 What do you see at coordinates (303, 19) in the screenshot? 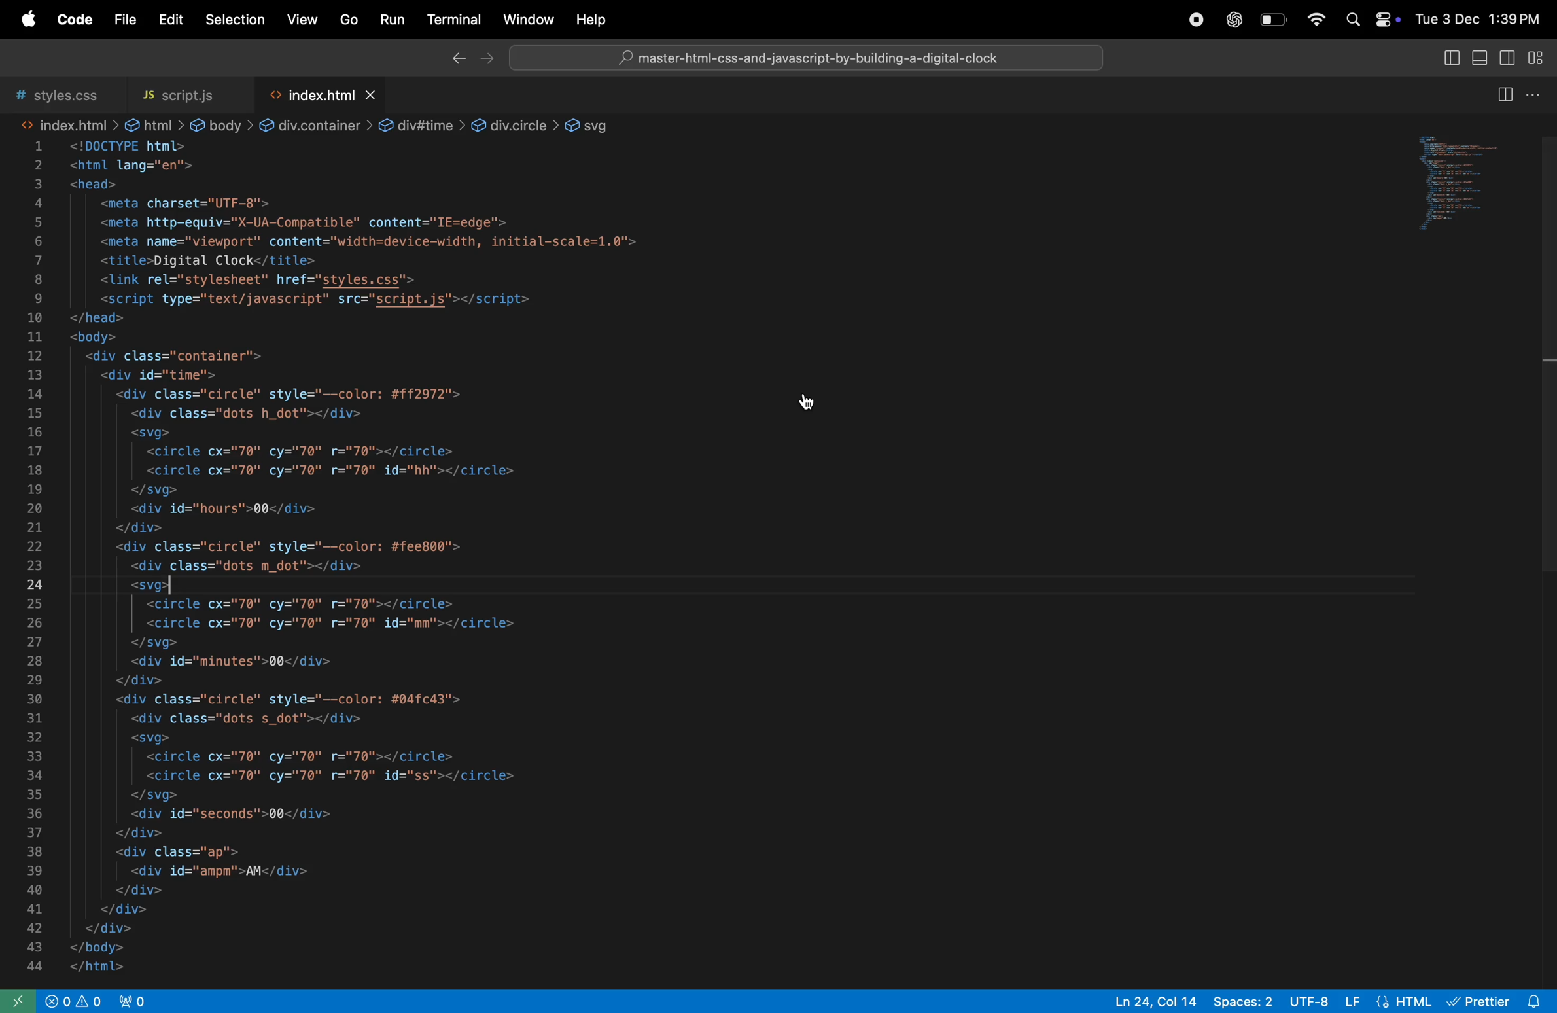
I see `view` at bounding box center [303, 19].